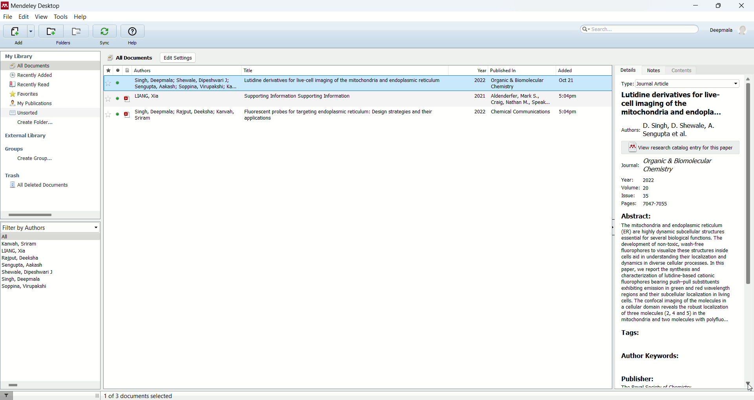 The height and width of the screenshot is (400, 754). I want to click on favorites, so click(25, 94).